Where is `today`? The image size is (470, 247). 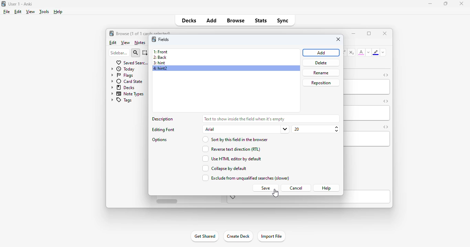
today is located at coordinates (123, 69).